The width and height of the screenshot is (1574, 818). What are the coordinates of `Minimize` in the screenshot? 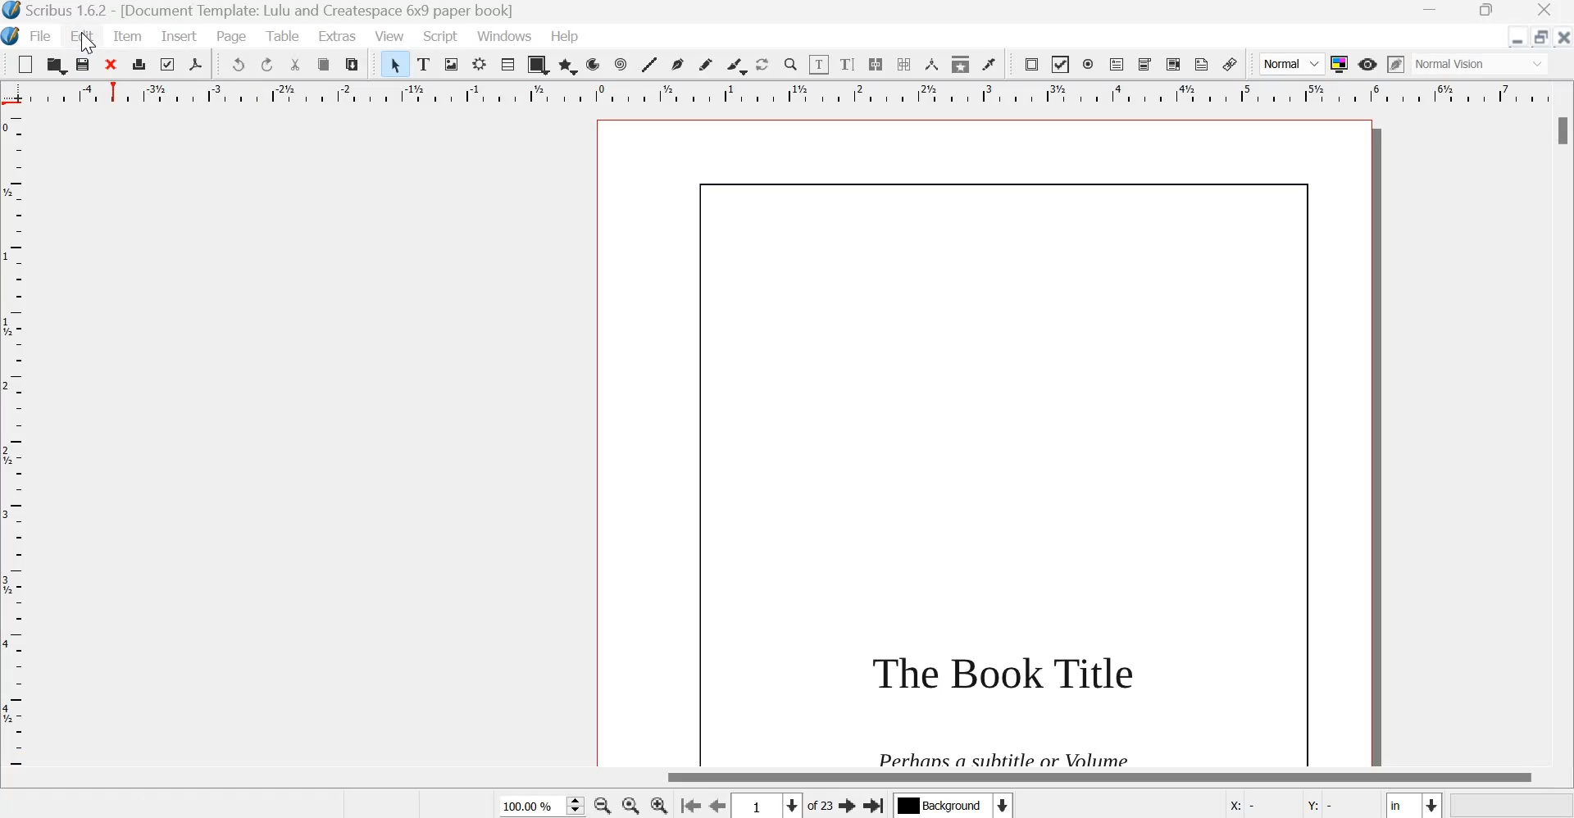 It's located at (1428, 9).